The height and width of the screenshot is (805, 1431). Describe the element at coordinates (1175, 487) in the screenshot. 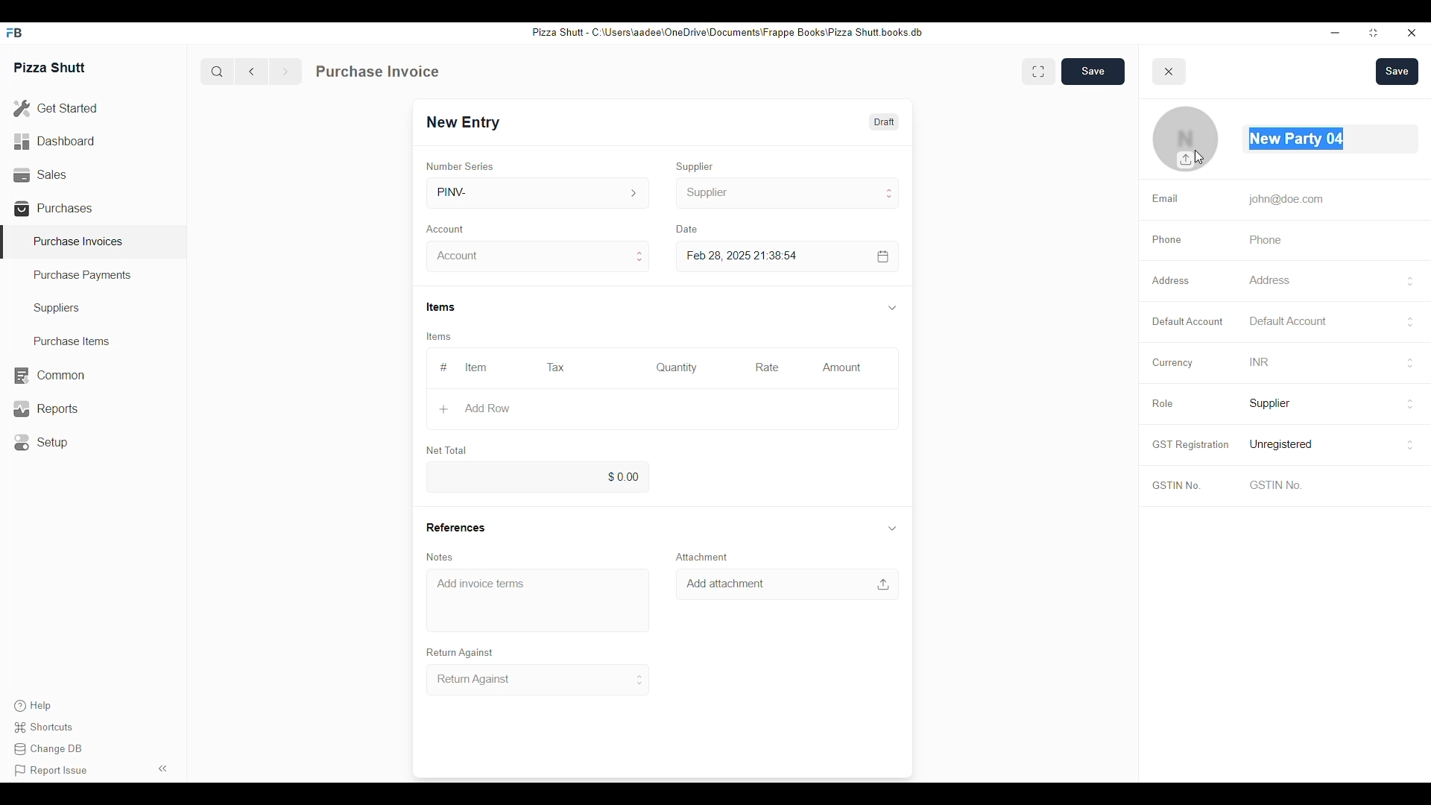

I see `GSTIN No.` at that location.